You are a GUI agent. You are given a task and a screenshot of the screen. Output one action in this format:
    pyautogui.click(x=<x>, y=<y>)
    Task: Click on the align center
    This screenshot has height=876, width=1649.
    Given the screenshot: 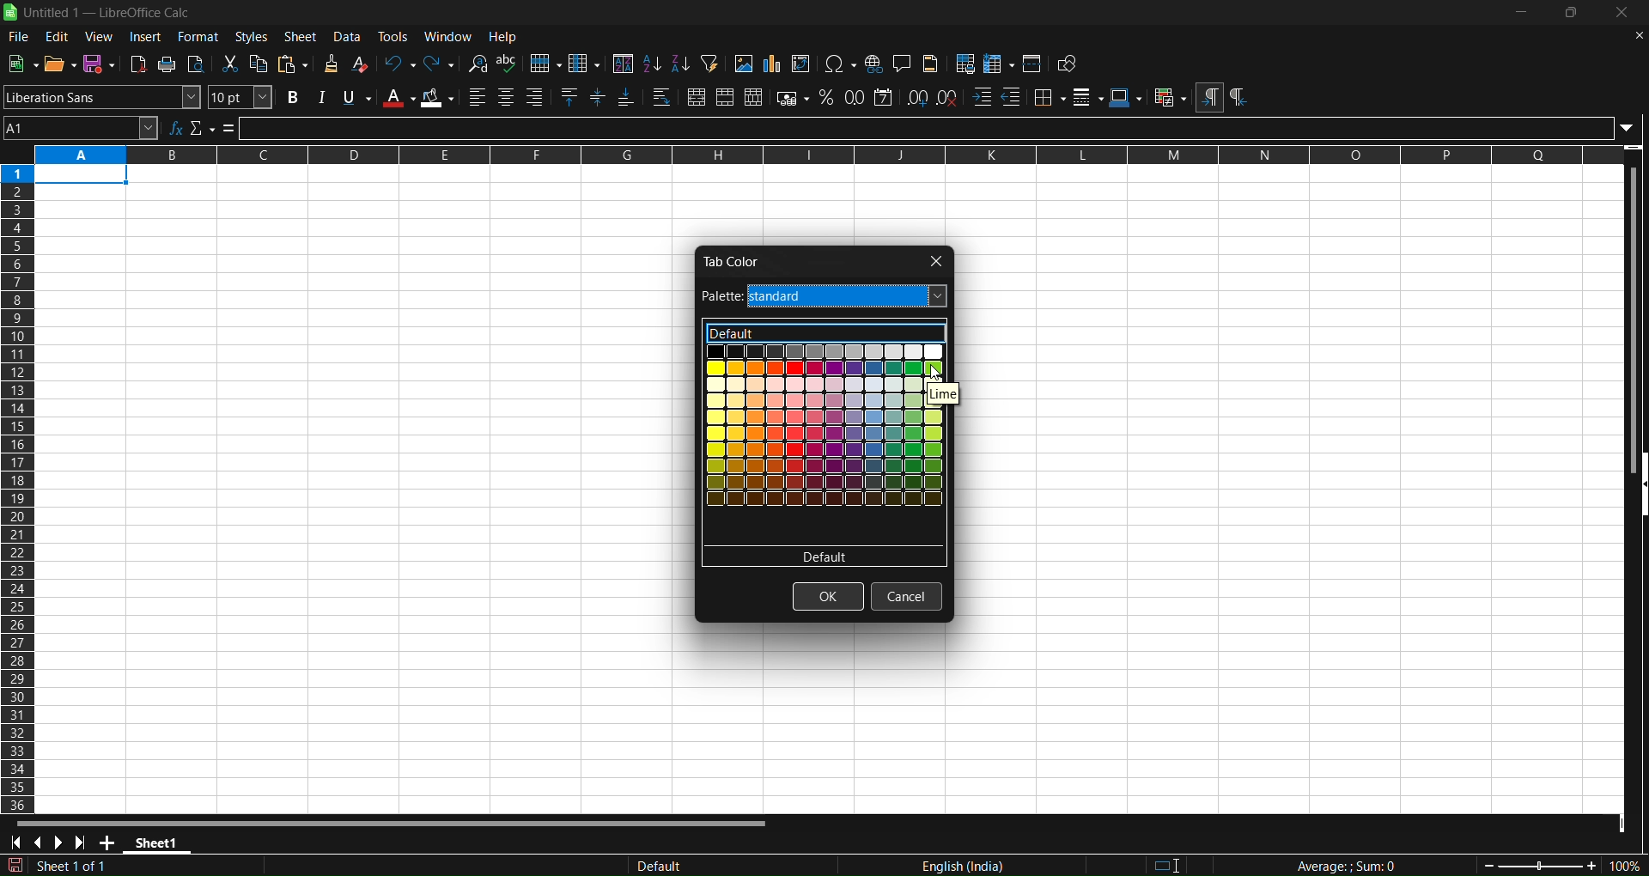 What is the action you would take?
    pyautogui.click(x=506, y=98)
    